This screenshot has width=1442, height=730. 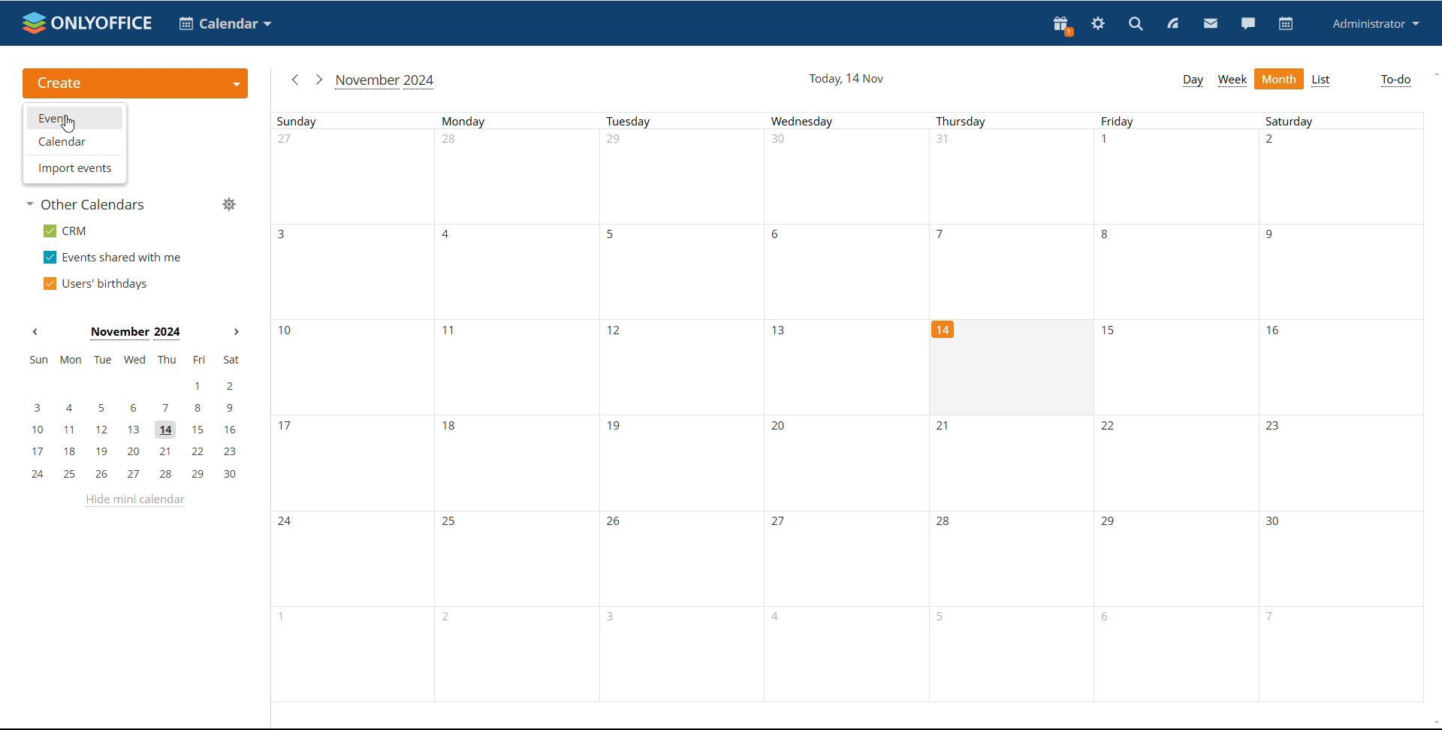 I want to click on next month, so click(x=317, y=79).